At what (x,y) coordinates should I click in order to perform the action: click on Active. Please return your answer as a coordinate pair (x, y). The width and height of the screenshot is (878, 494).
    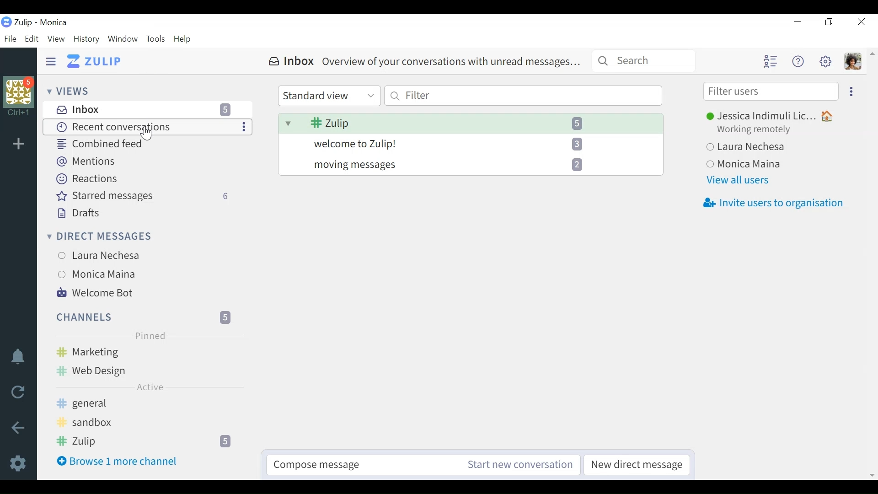
    Looking at the image, I should click on (149, 387).